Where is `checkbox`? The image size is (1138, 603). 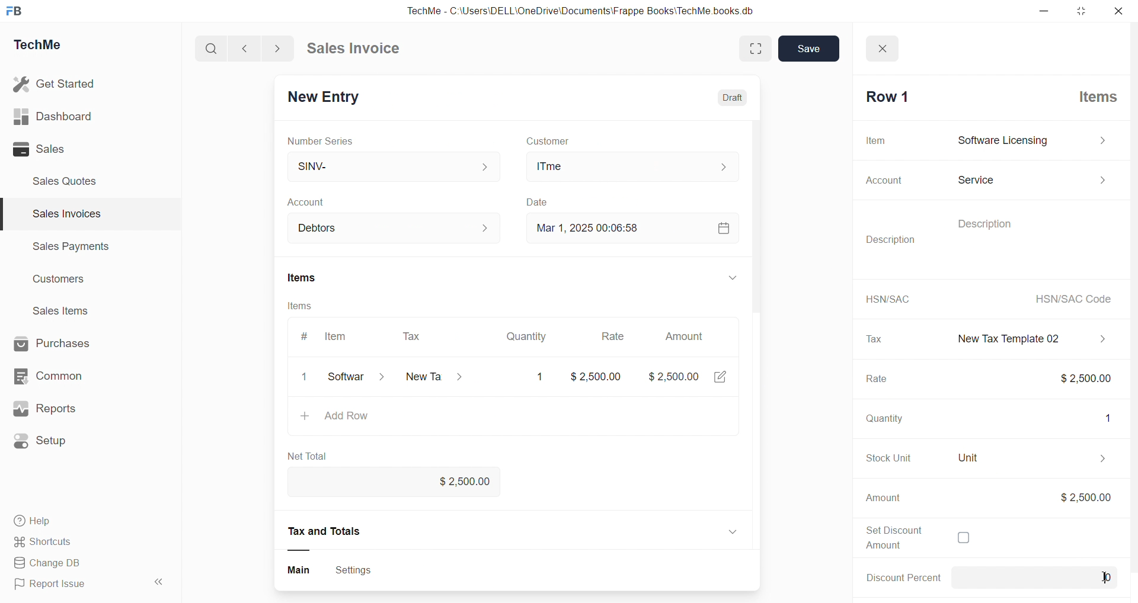 checkbox is located at coordinates (963, 539).